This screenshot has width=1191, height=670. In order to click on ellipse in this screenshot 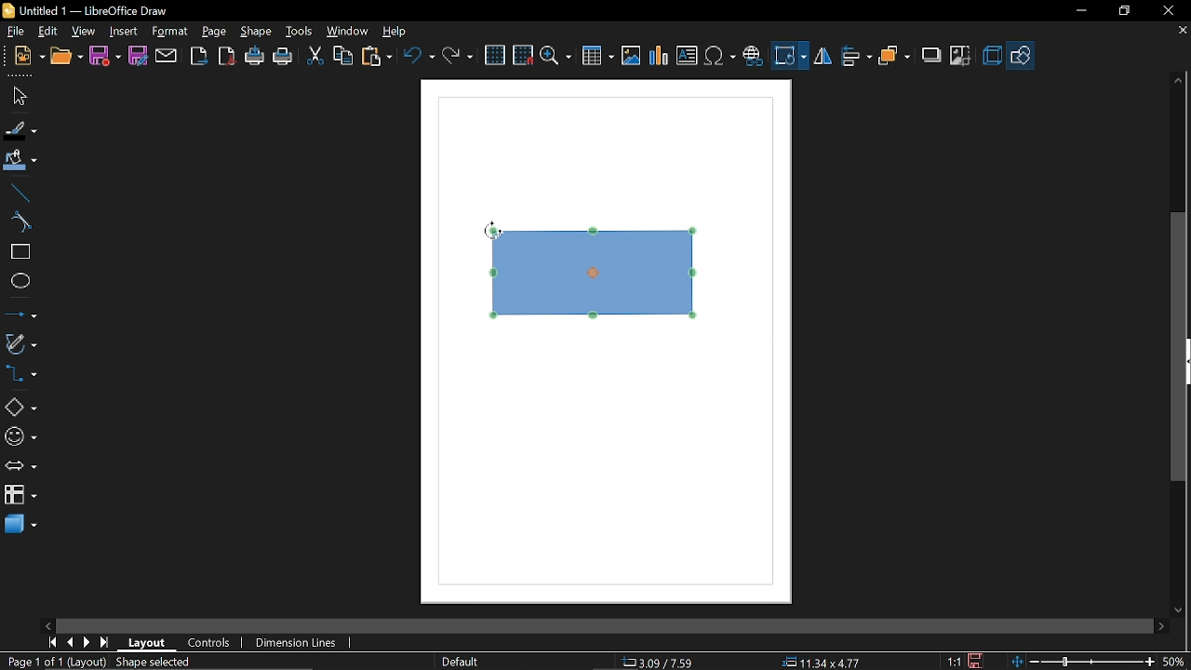, I will do `click(20, 283)`.